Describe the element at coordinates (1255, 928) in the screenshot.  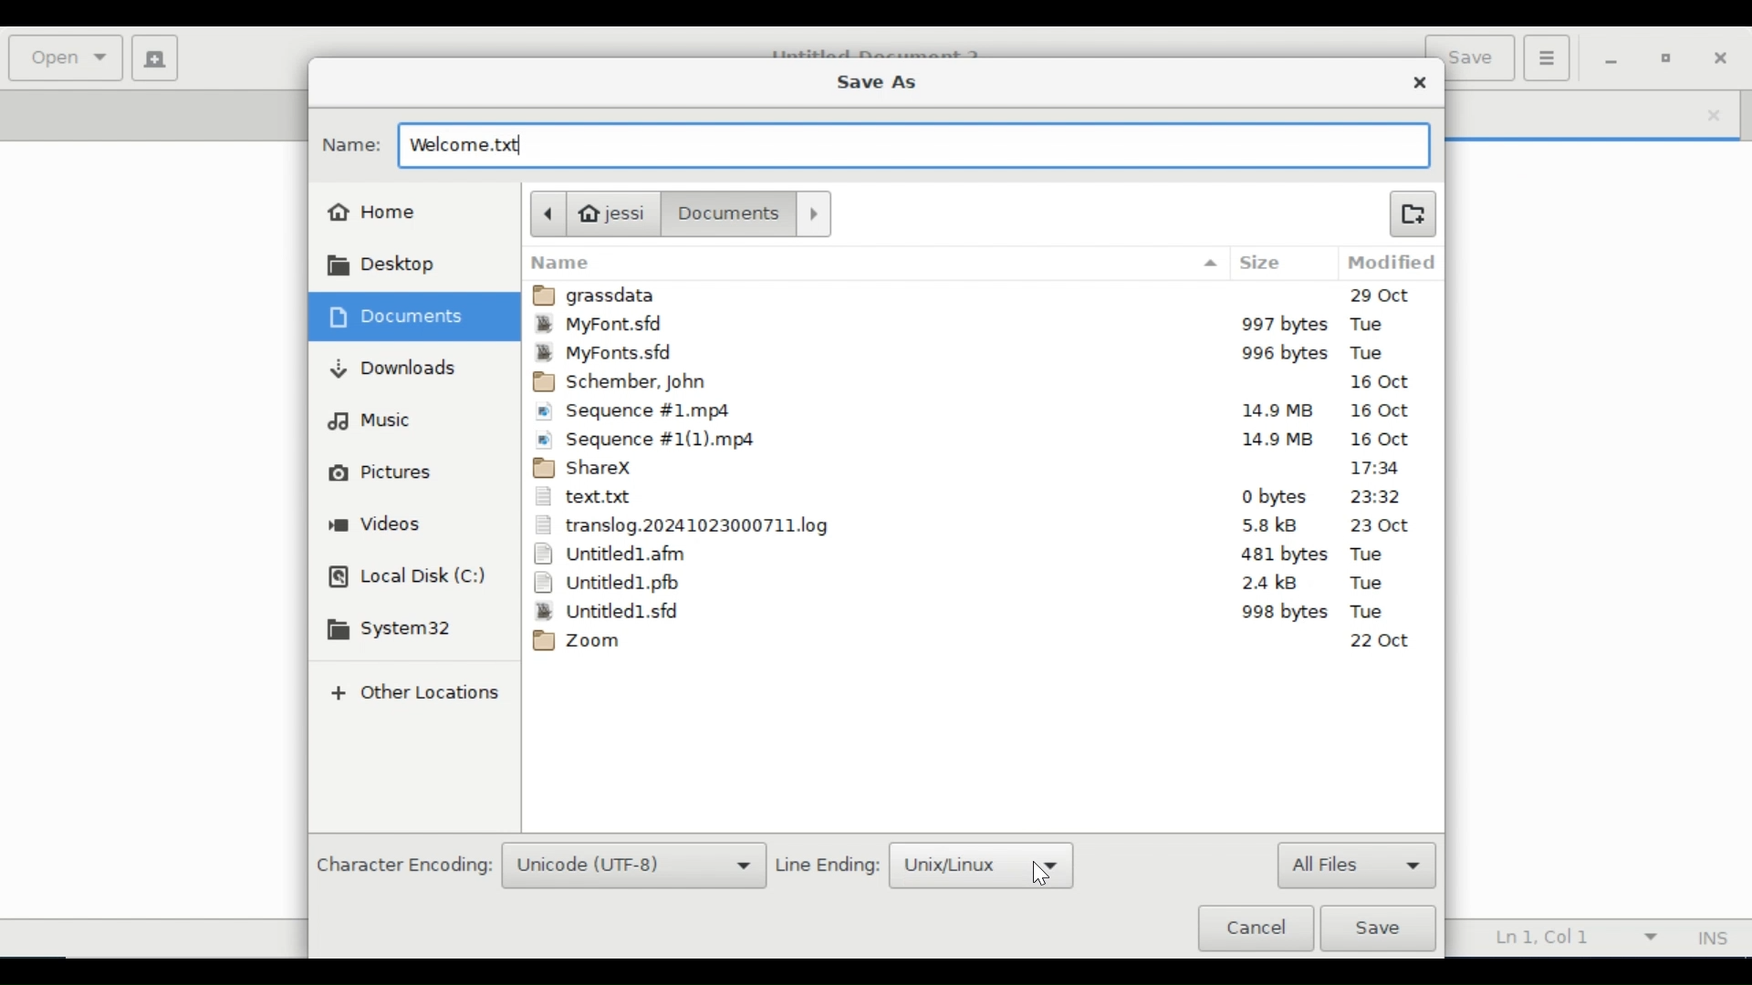
I see `Cancel` at that location.